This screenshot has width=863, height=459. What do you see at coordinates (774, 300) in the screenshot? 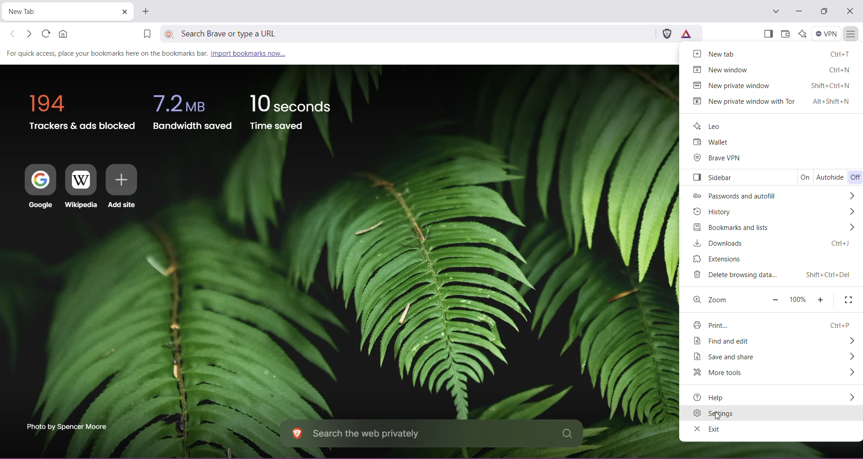
I see `Make text smaller` at bounding box center [774, 300].